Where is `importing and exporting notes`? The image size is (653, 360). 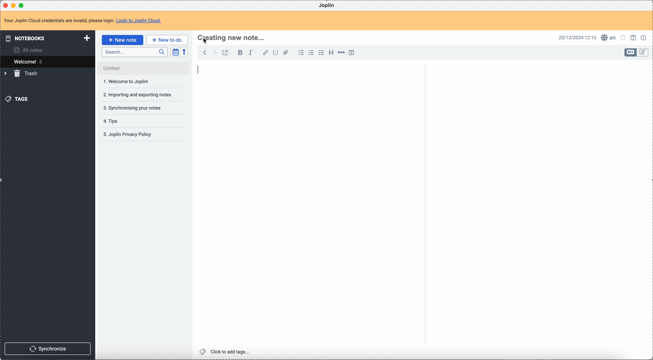
importing and exporting notes is located at coordinates (137, 81).